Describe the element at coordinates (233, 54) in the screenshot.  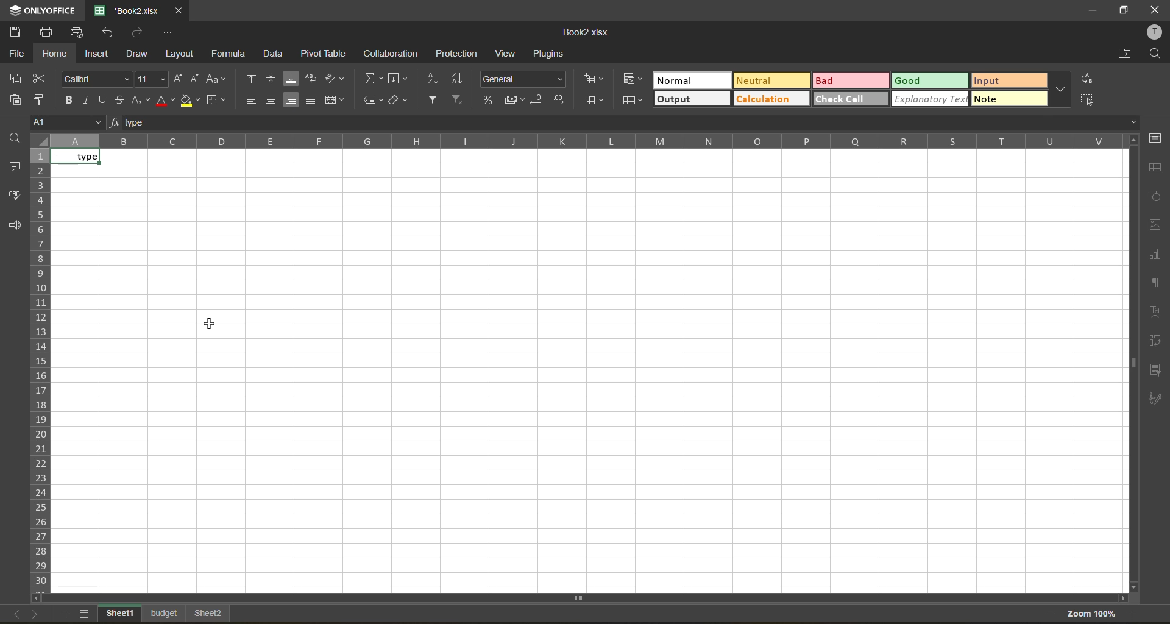
I see `formula` at that location.